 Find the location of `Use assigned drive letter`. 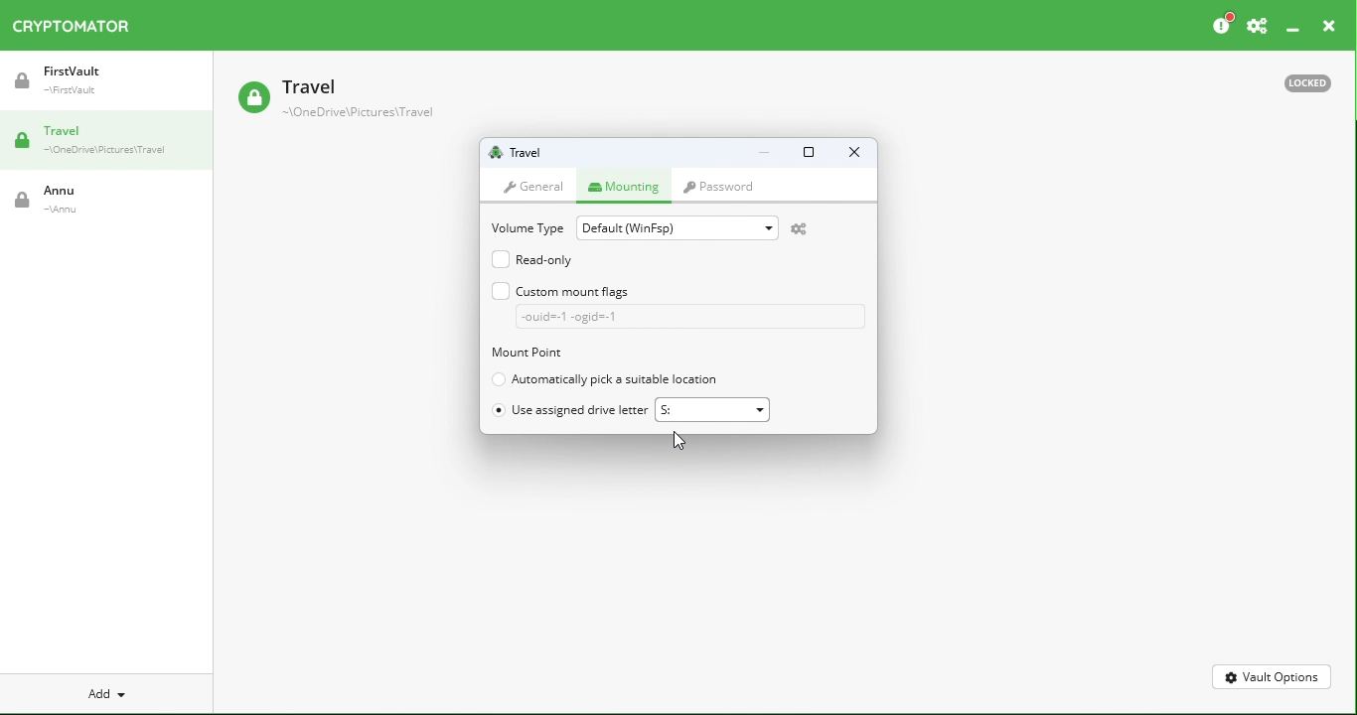

Use assigned drive letter is located at coordinates (572, 412).